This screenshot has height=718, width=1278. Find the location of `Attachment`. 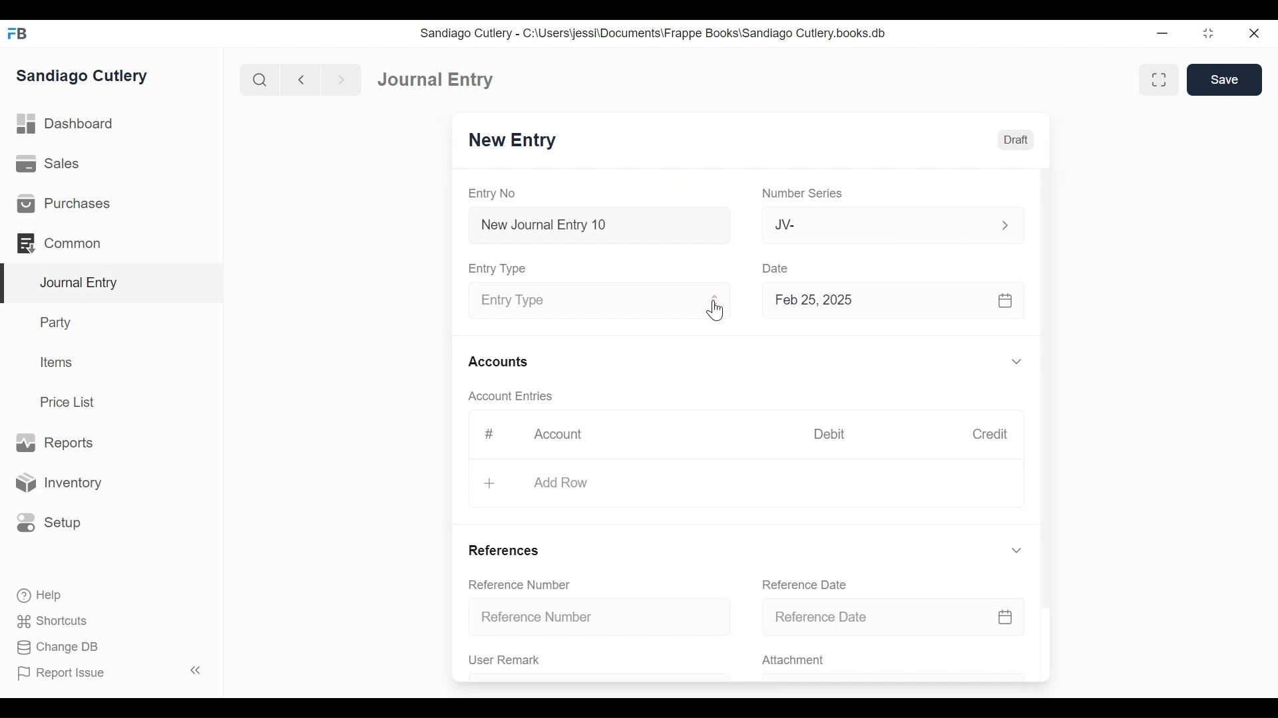

Attachment is located at coordinates (795, 661).